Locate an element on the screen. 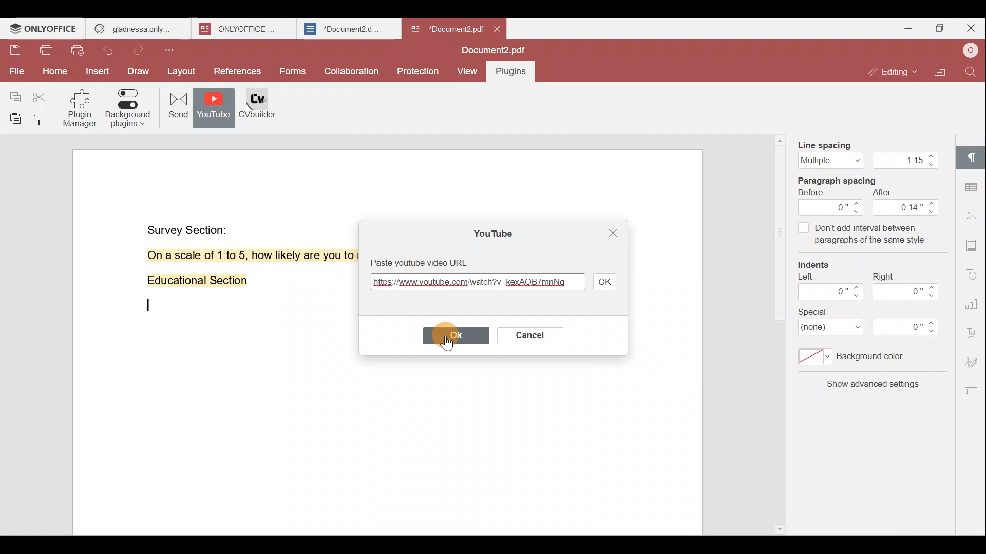  YouTube is located at coordinates (489, 232).